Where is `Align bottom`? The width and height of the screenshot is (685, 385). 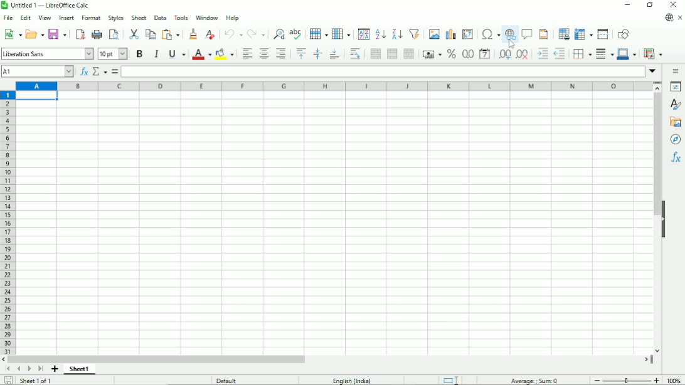 Align bottom is located at coordinates (334, 54).